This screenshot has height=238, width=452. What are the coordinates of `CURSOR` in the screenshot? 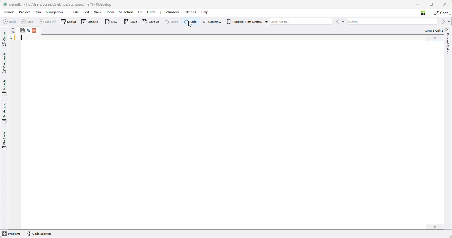 It's located at (190, 25).